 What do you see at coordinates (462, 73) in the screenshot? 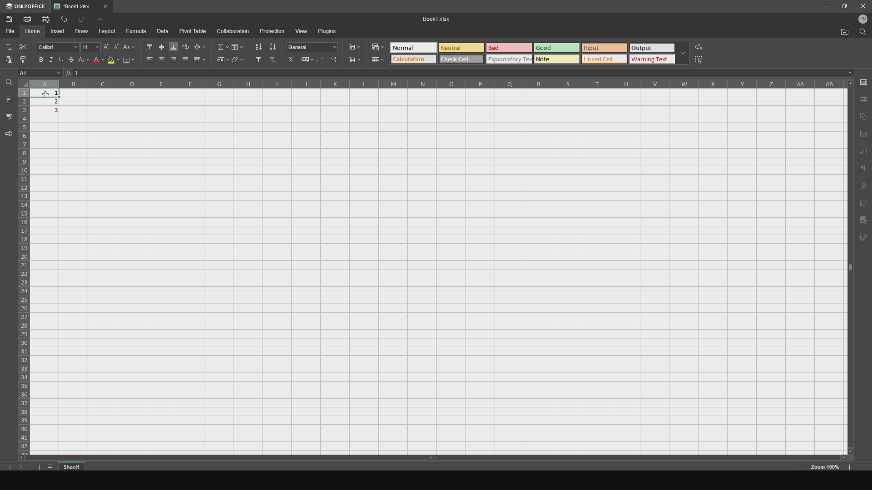
I see `cell functions` at bounding box center [462, 73].